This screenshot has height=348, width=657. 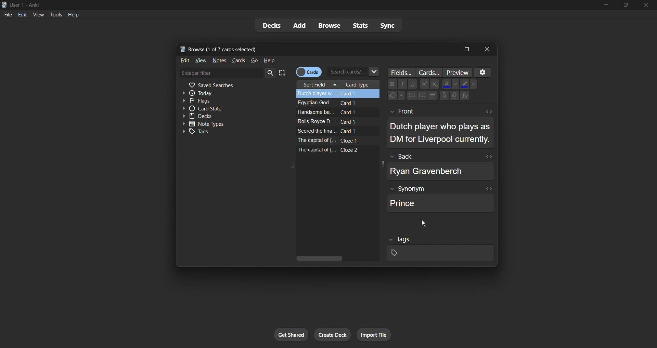 I want to click on Speaker, so click(x=454, y=95).